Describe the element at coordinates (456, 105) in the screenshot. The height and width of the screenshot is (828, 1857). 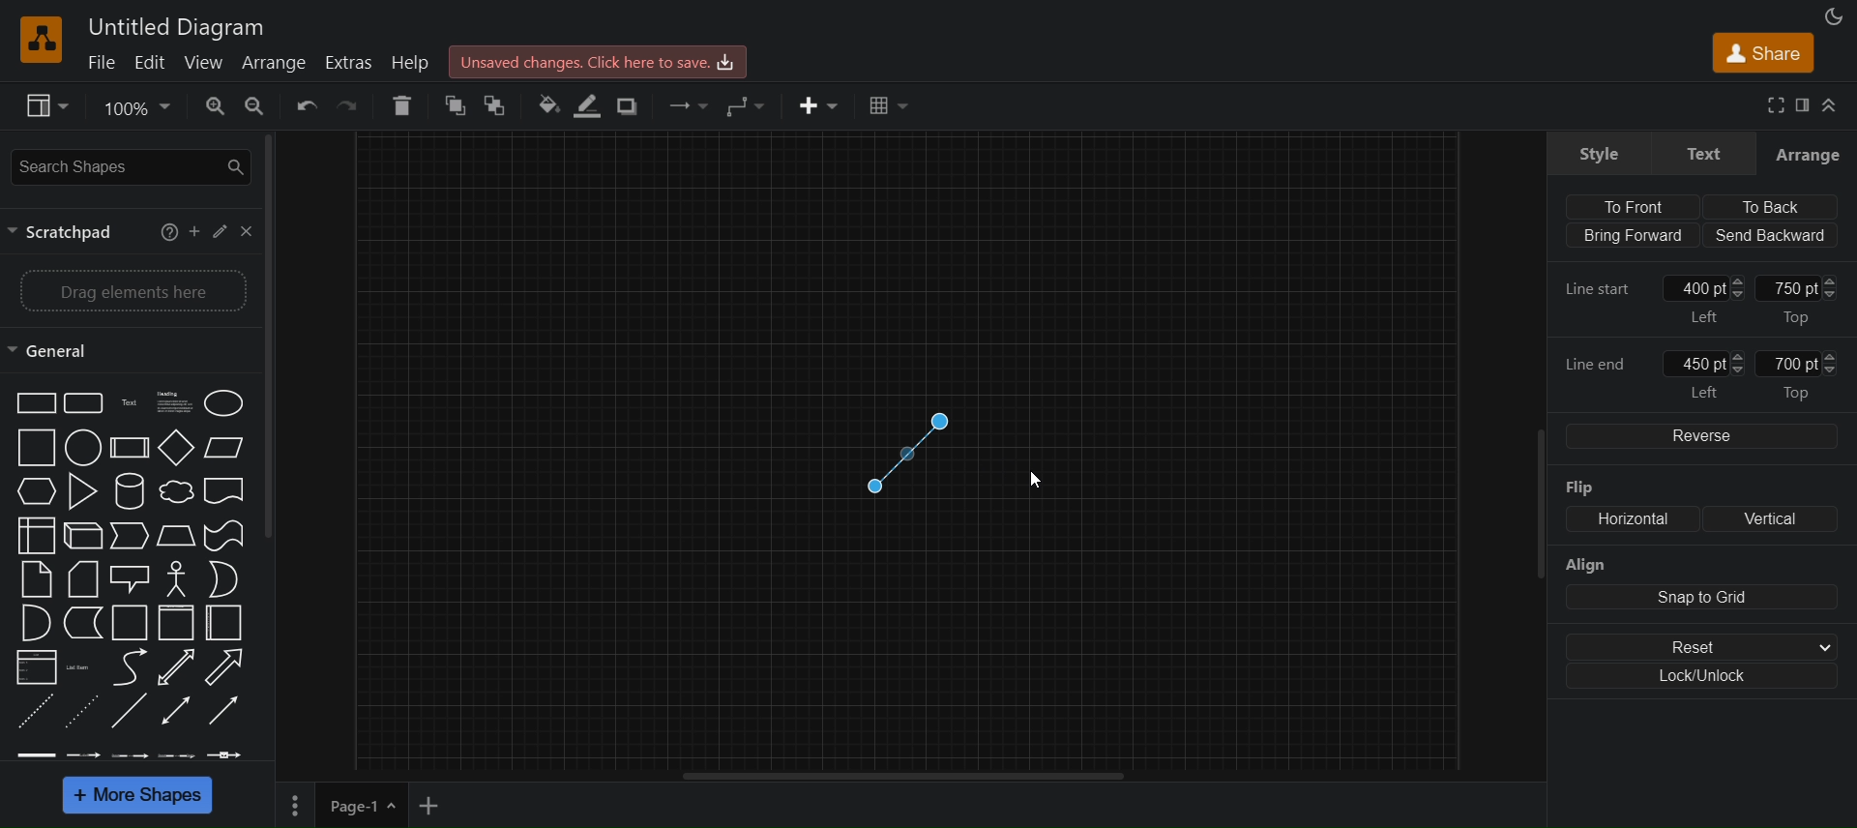
I see `to front` at that location.